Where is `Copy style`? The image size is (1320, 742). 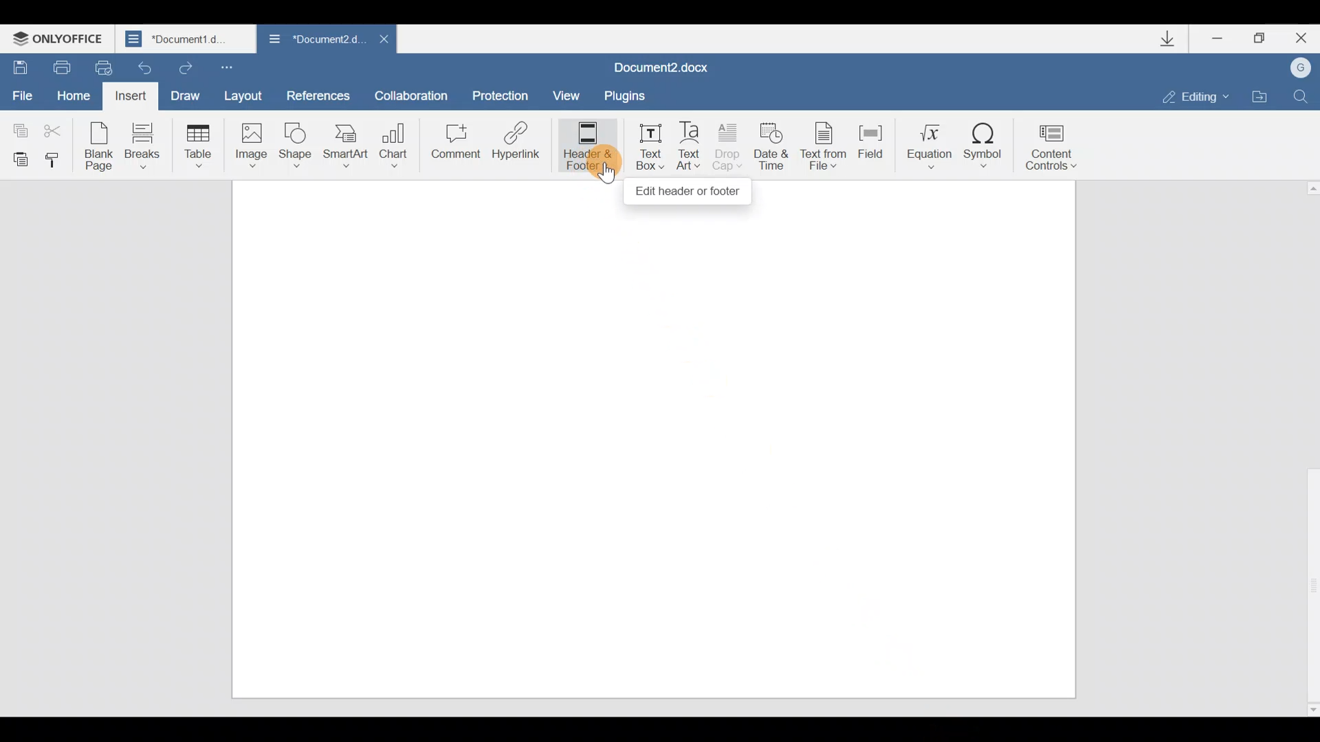 Copy style is located at coordinates (58, 159).